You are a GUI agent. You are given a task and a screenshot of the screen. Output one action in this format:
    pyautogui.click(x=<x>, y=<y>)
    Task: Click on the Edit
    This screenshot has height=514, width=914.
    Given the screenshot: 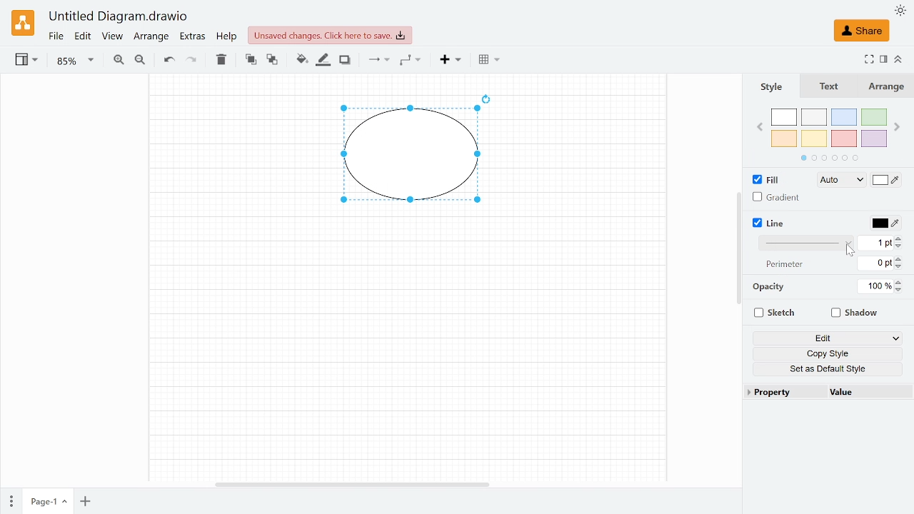 What is the action you would take?
    pyautogui.click(x=827, y=338)
    